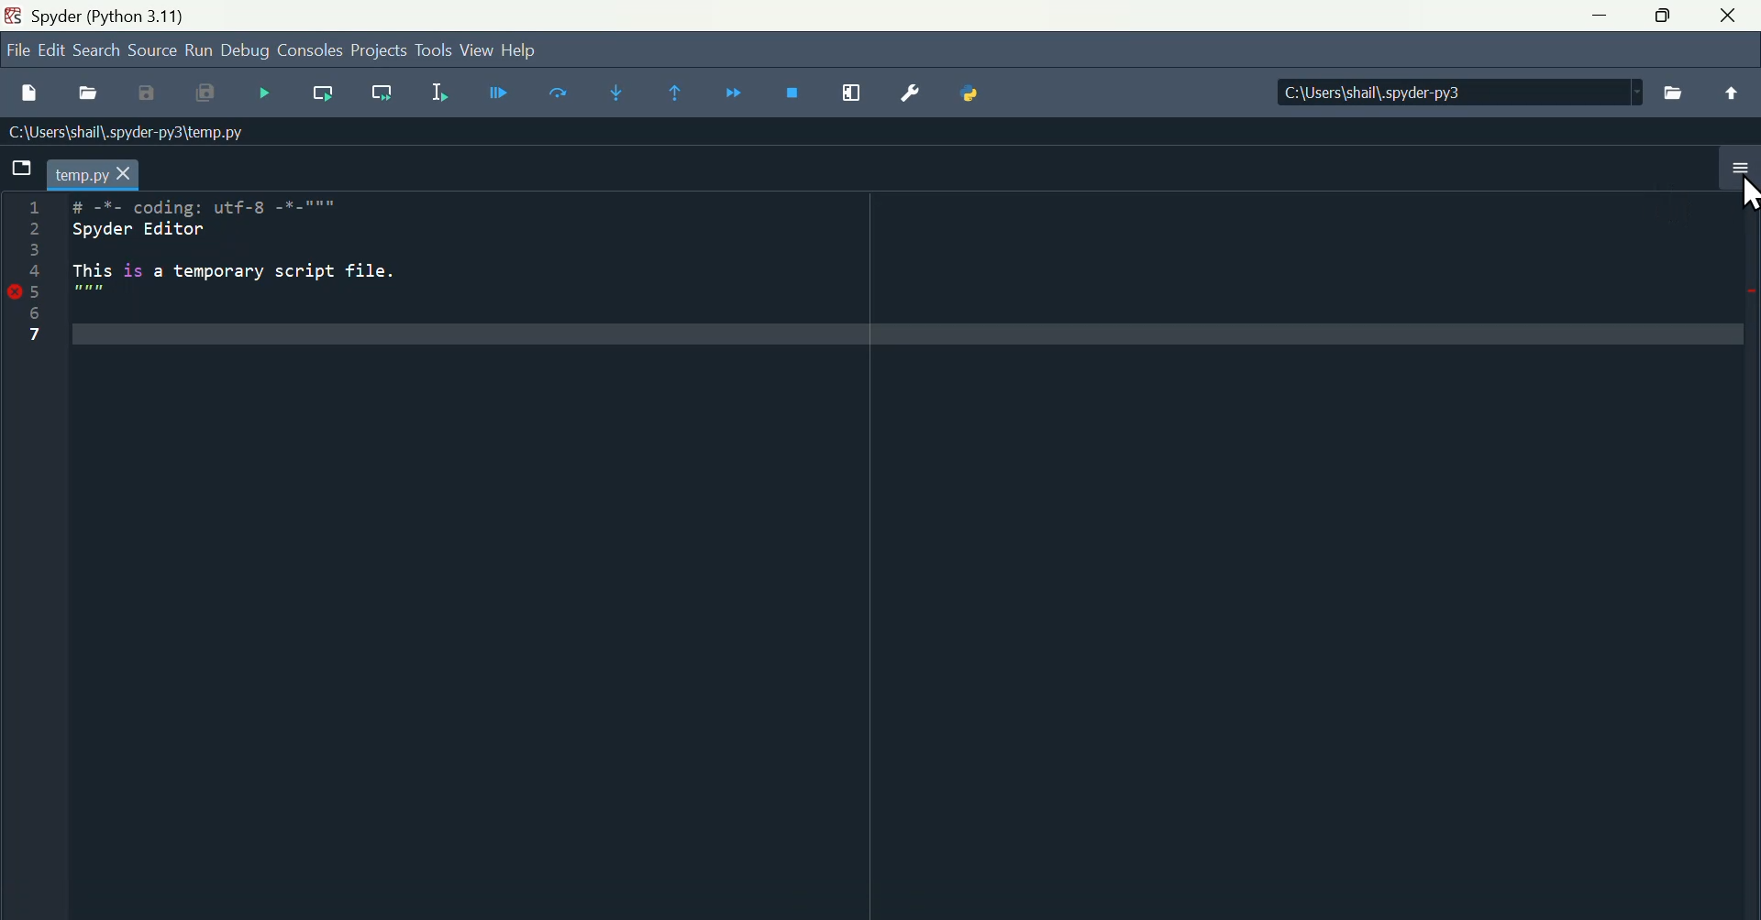 The height and width of the screenshot is (920, 1761). I want to click on Save all, so click(215, 97).